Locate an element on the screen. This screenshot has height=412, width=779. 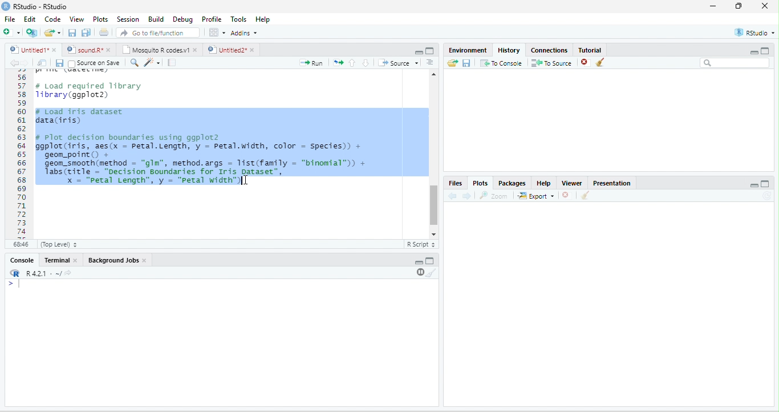
new file is located at coordinates (11, 32).